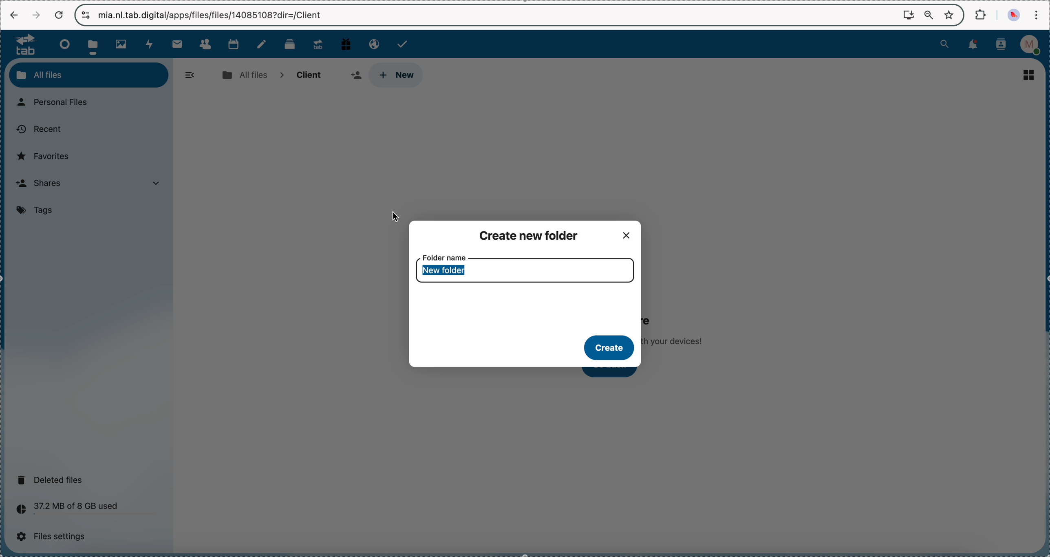 The width and height of the screenshot is (1050, 557). I want to click on 37.2 MB of 8 GB, so click(64, 511).